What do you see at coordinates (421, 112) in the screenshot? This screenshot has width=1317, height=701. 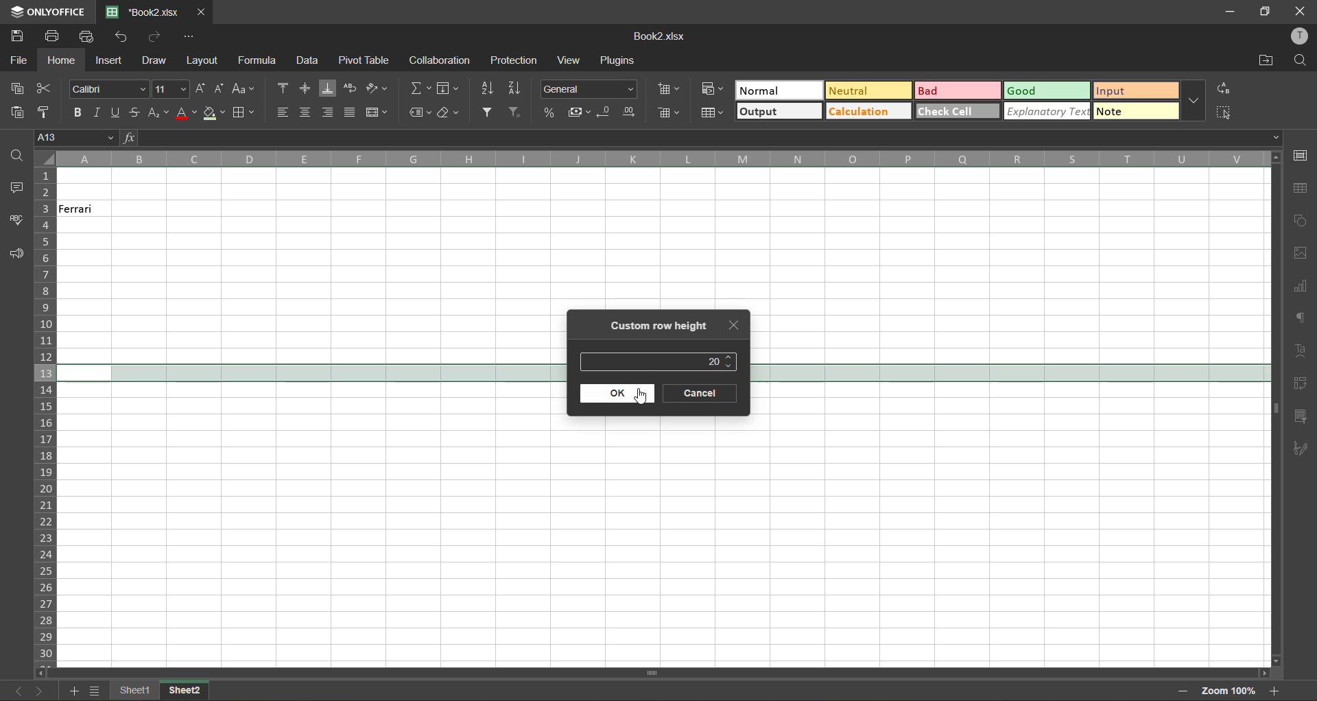 I see `named ranges` at bounding box center [421, 112].